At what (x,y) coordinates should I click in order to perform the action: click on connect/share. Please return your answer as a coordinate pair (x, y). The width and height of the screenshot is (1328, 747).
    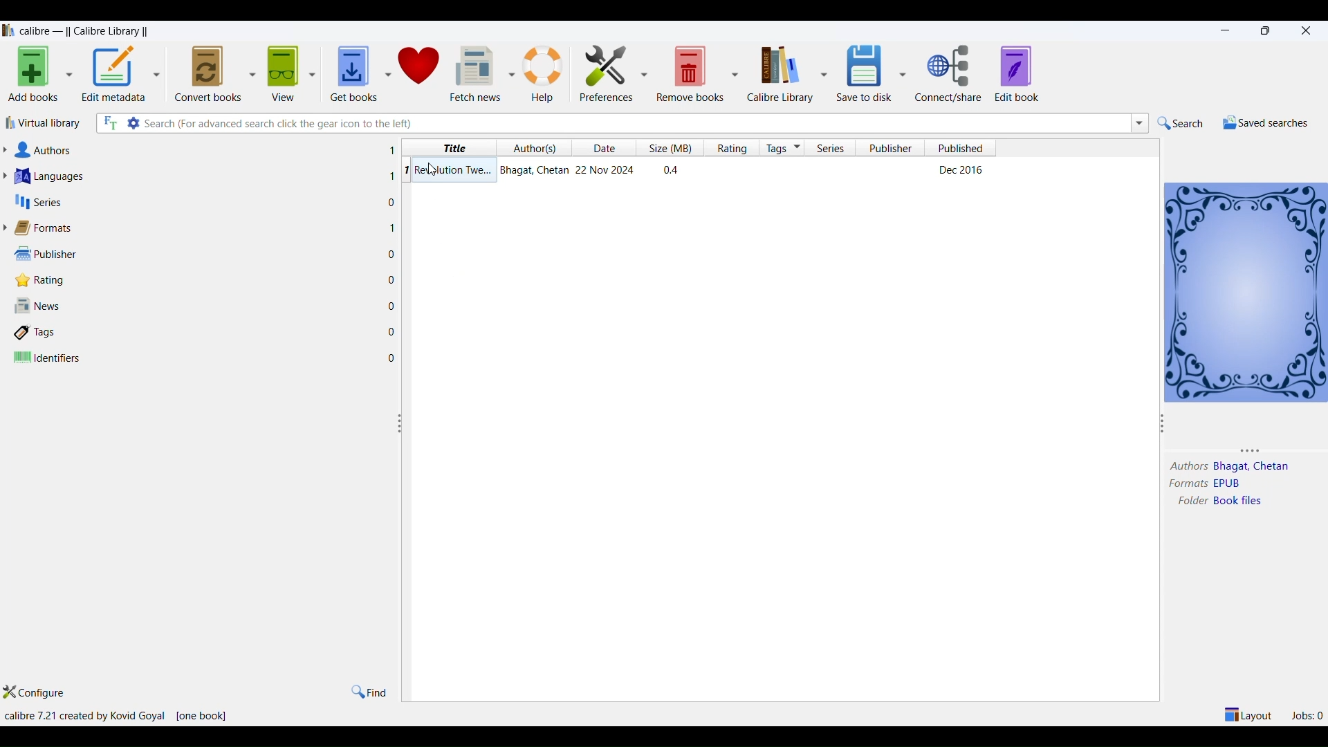
    Looking at the image, I should click on (948, 75).